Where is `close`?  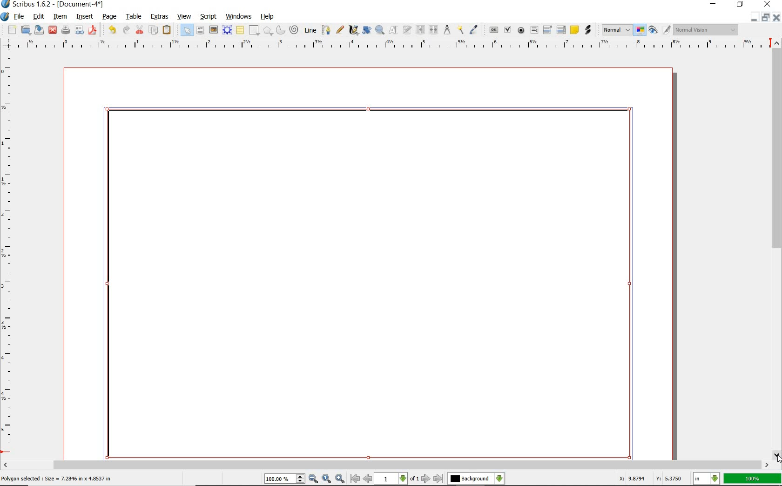 close is located at coordinates (53, 30).